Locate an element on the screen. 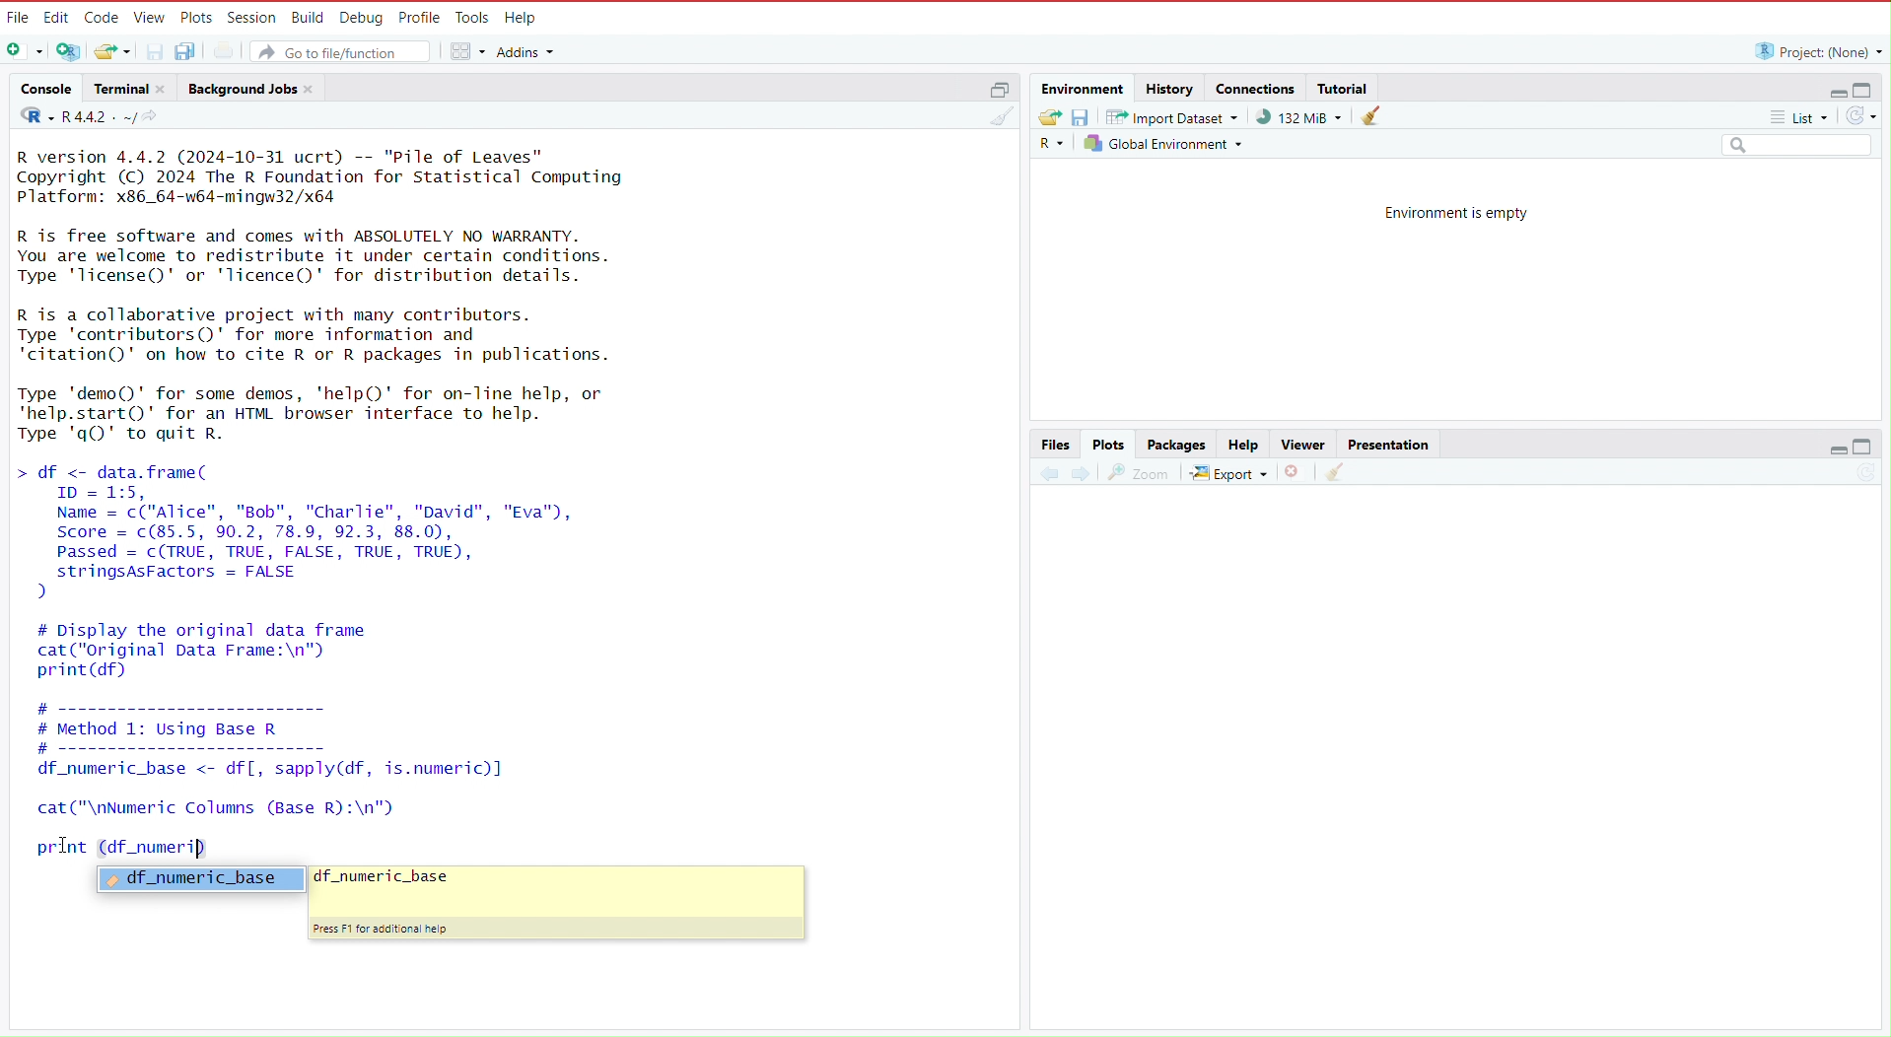 Image resolution: width=1891 pixels, height=1037 pixels. previous plot is located at coordinates (1040, 474).